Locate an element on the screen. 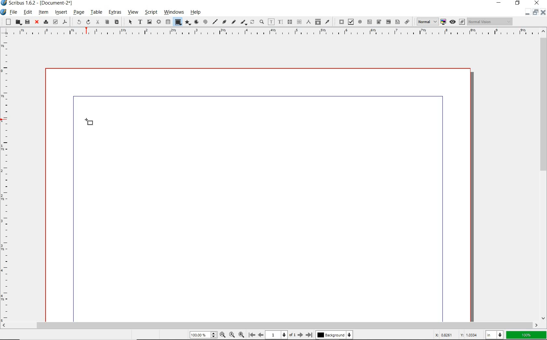 The image size is (547, 340). close is located at coordinates (37, 22).